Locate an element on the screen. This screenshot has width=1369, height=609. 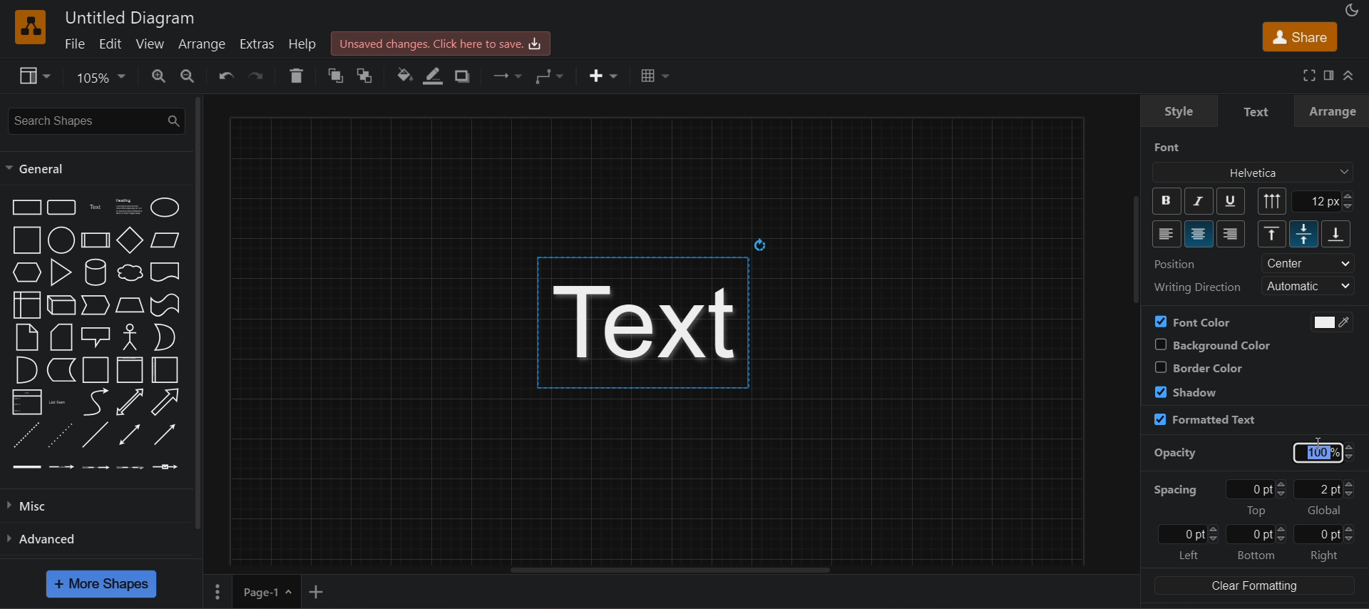
line is located at coordinates (96, 434).